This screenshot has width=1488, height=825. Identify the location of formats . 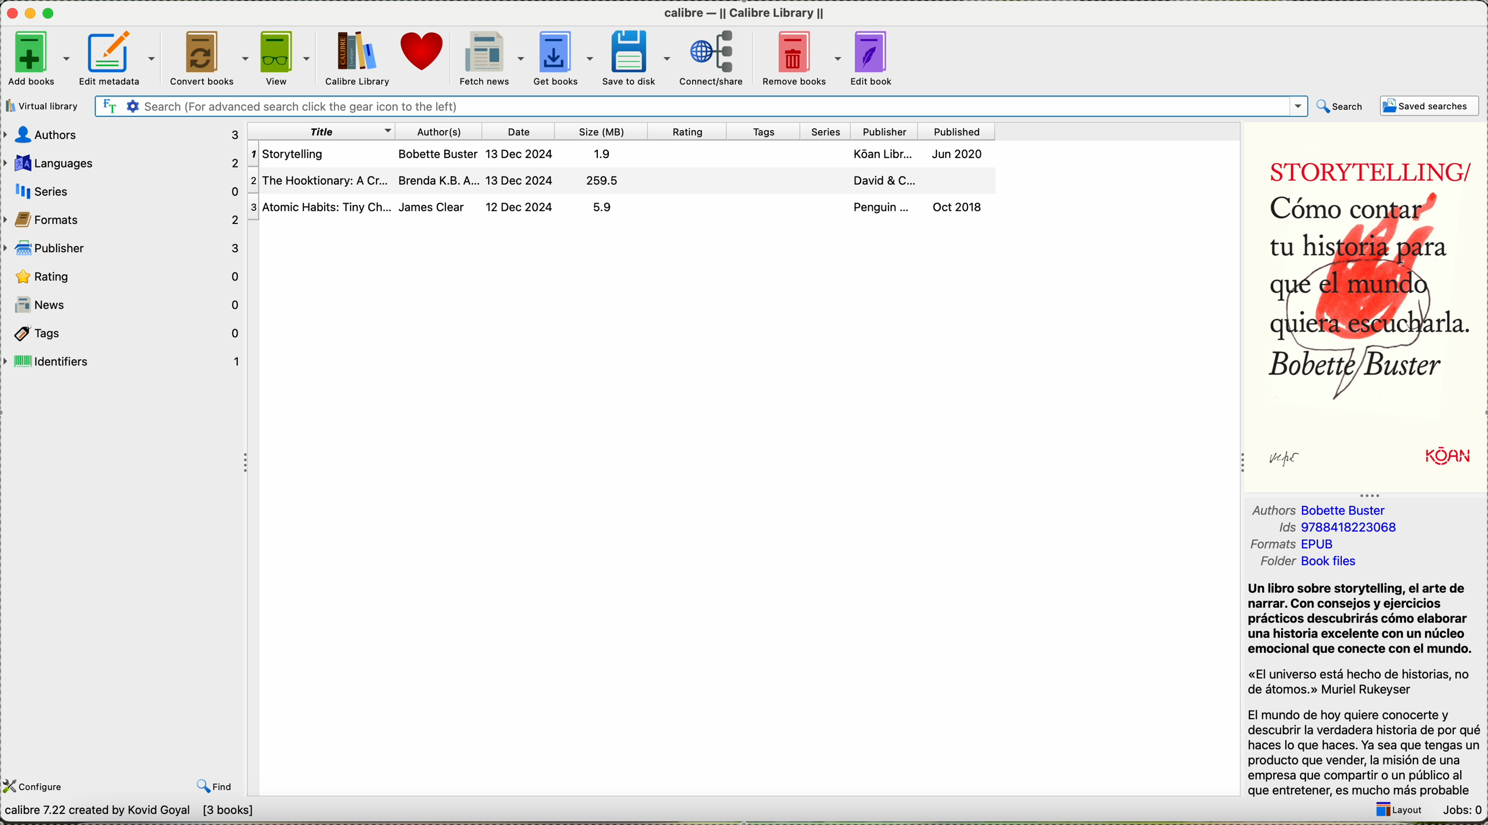
(1273, 546).